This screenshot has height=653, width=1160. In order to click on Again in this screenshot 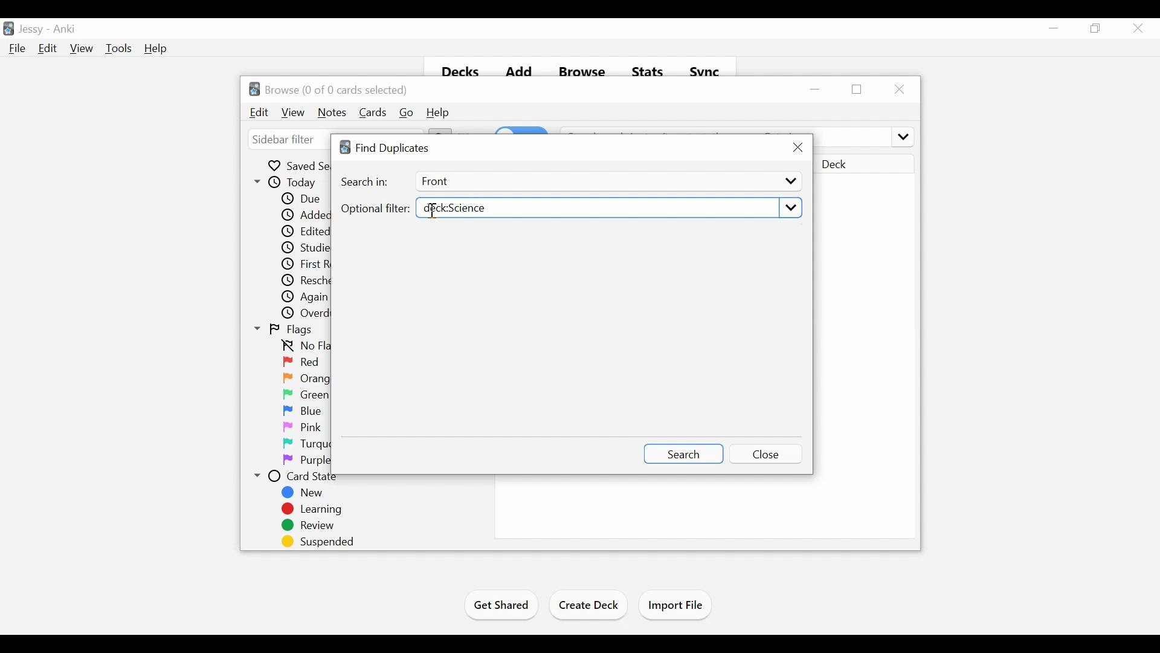, I will do `click(306, 297)`.